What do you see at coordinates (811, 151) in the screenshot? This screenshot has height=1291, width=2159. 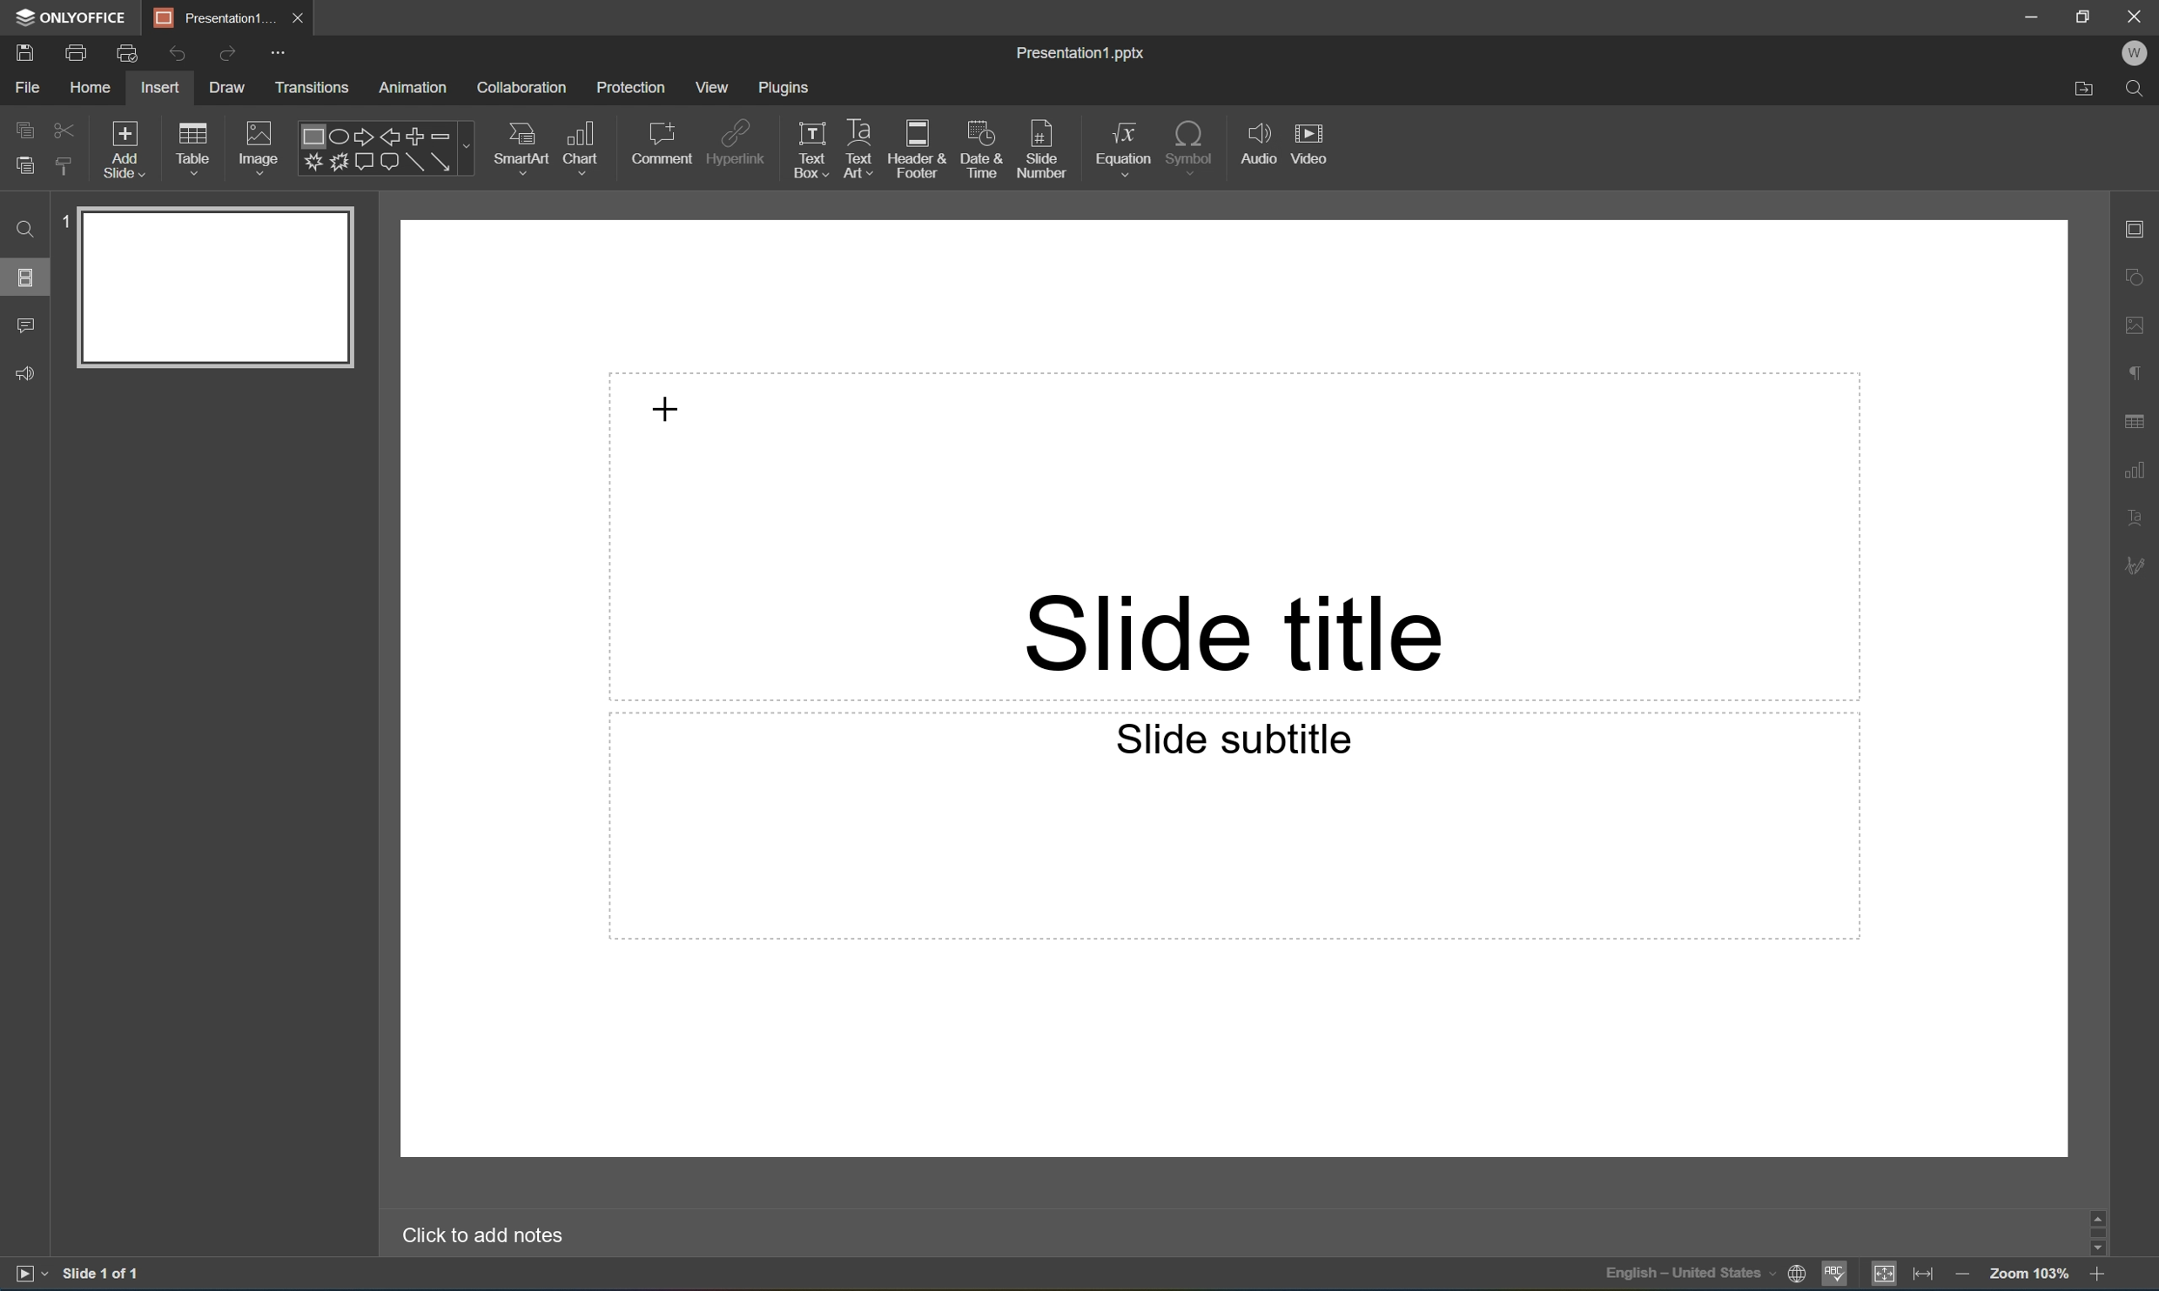 I see `Text Box` at bounding box center [811, 151].